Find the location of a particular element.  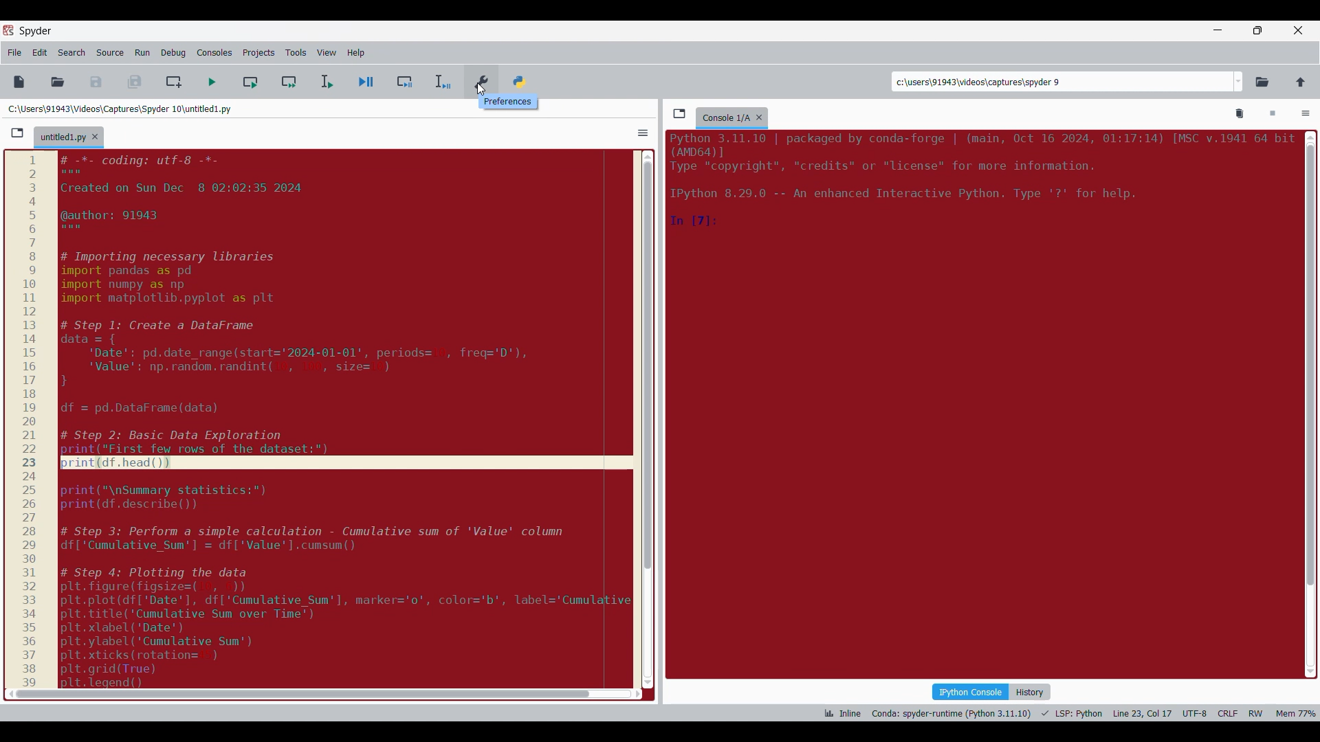

Browse tabs is located at coordinates (679, 113).